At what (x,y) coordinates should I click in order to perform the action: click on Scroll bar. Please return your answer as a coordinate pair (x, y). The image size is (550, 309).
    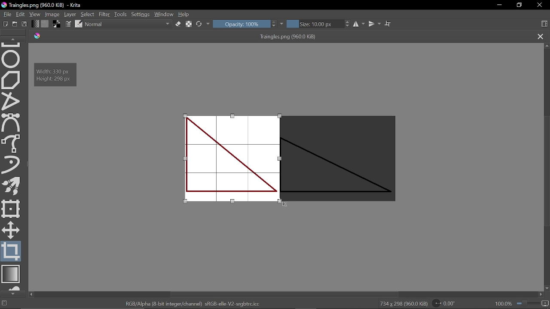
    Looking at the image, I should click on (546, 172).